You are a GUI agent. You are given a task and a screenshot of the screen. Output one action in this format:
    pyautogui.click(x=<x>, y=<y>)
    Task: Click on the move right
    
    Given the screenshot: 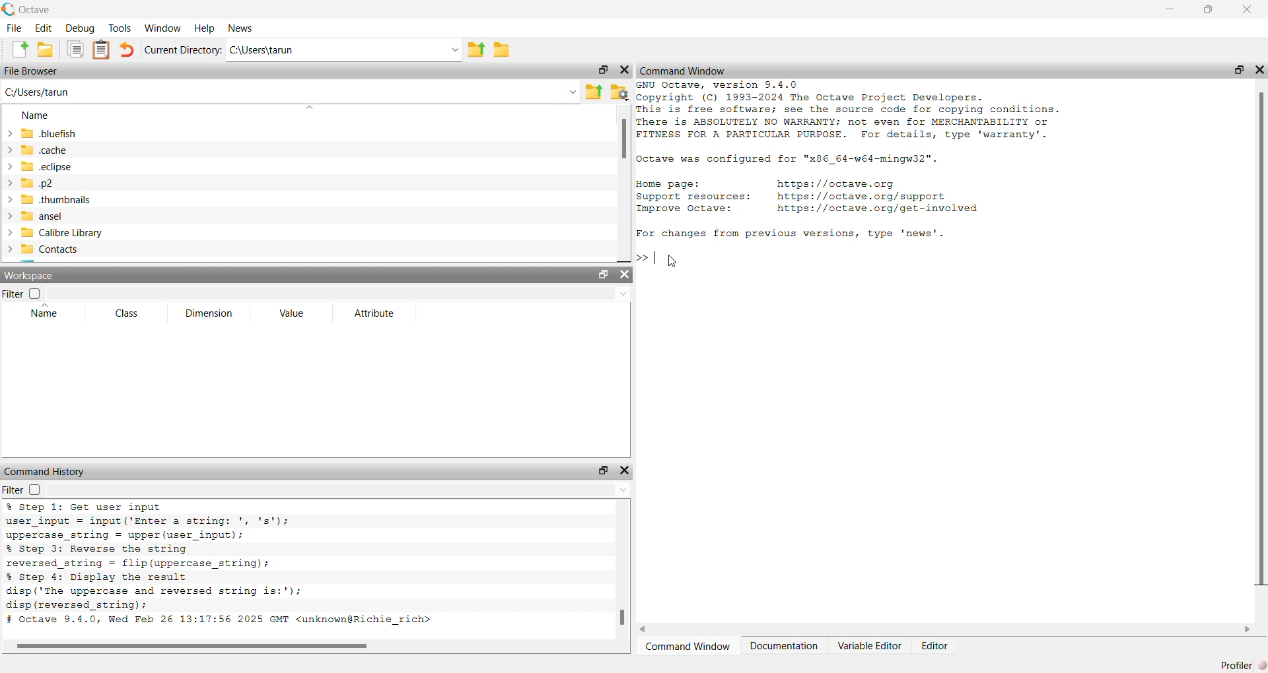 What is the action you would take?
    pyautogui.click(x=1248, y=629)
    